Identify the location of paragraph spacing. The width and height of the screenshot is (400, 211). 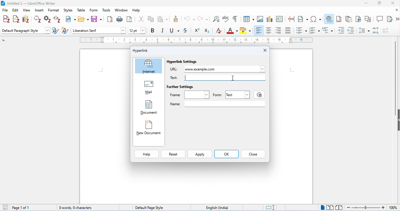
(376, 30).